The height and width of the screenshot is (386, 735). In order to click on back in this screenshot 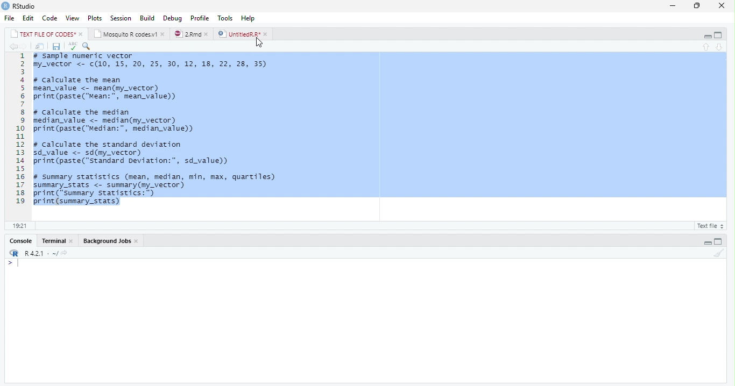, I will do `click(13, 47)`.